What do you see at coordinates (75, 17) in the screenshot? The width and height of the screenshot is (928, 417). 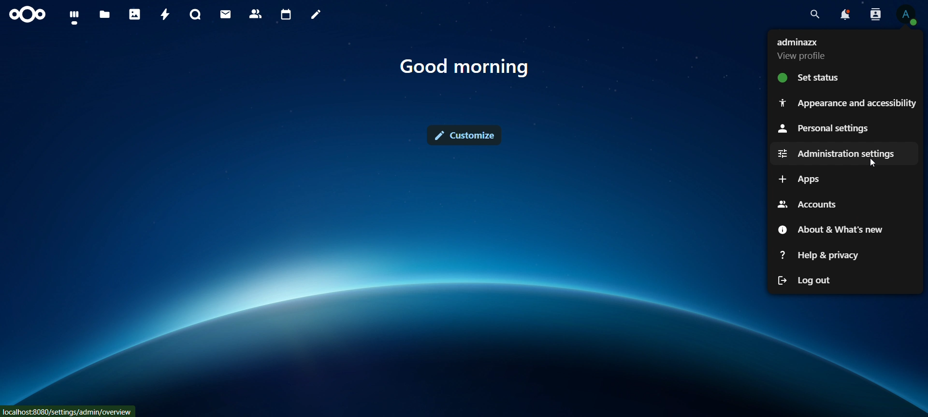 I see `dashboard` at bounding box center [75, 17].